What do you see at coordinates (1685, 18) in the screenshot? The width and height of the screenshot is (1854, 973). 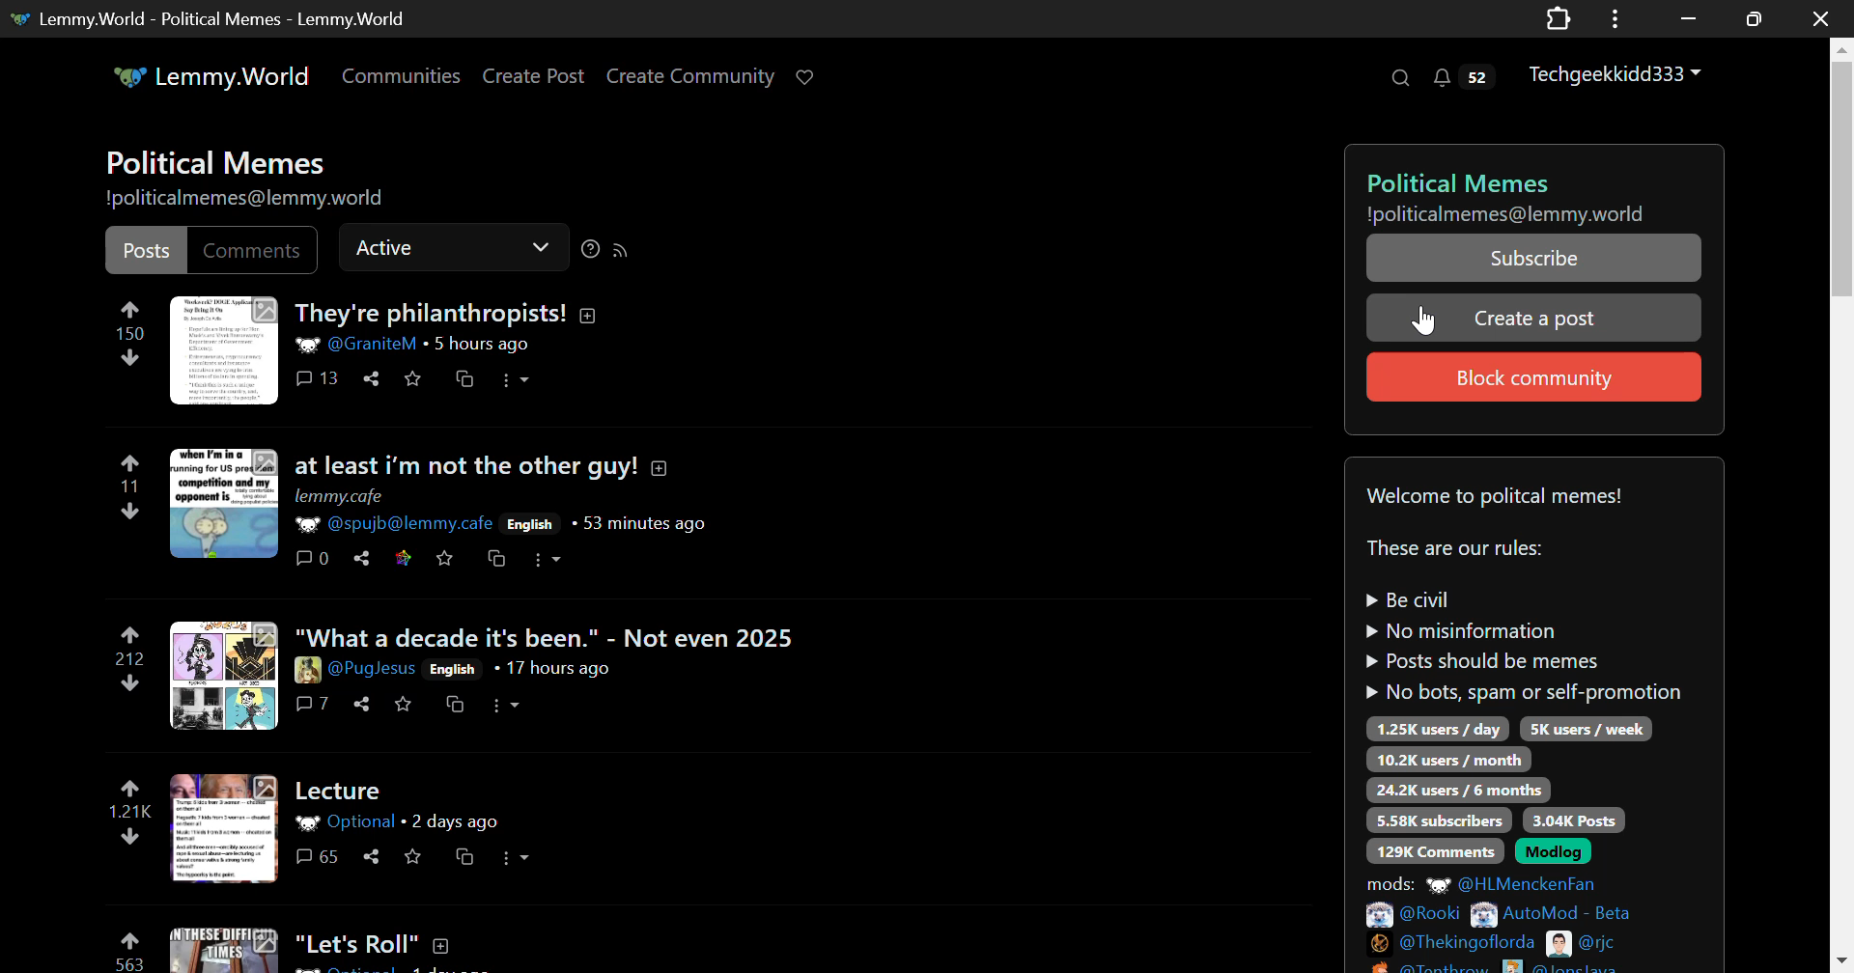 I see `Restore Down` at bounding box center [1685, 18].